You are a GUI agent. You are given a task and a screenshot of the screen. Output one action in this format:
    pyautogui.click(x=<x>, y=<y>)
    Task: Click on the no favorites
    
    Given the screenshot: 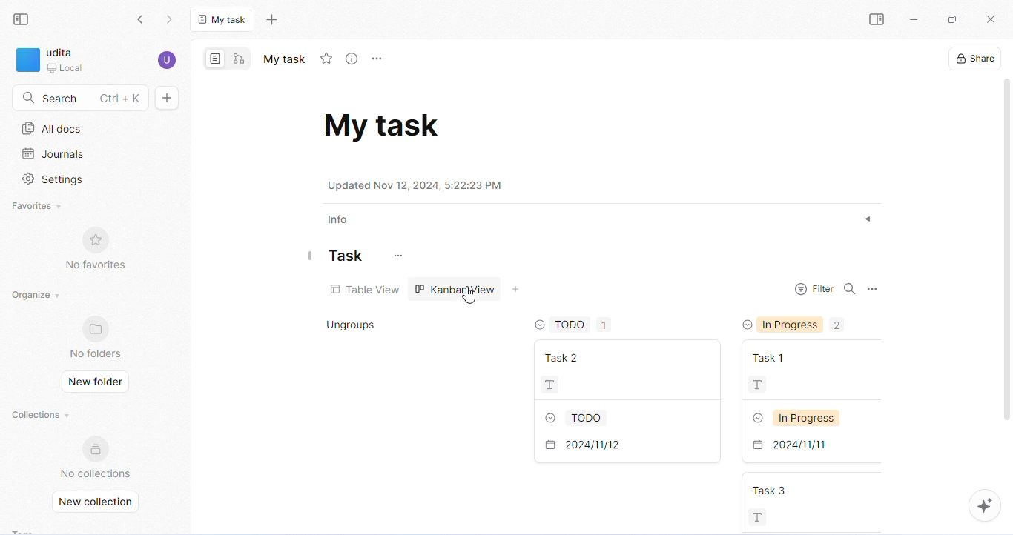 What is the action you would take?
    pyautogui.click(x=97, y=250)
    